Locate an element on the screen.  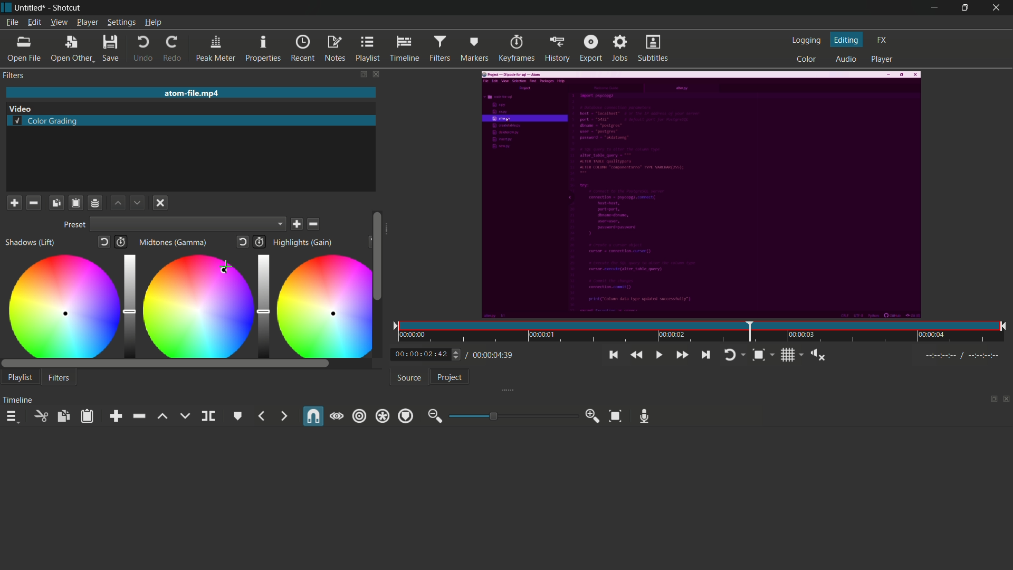
edit menu is located at coordinates (34, 22).